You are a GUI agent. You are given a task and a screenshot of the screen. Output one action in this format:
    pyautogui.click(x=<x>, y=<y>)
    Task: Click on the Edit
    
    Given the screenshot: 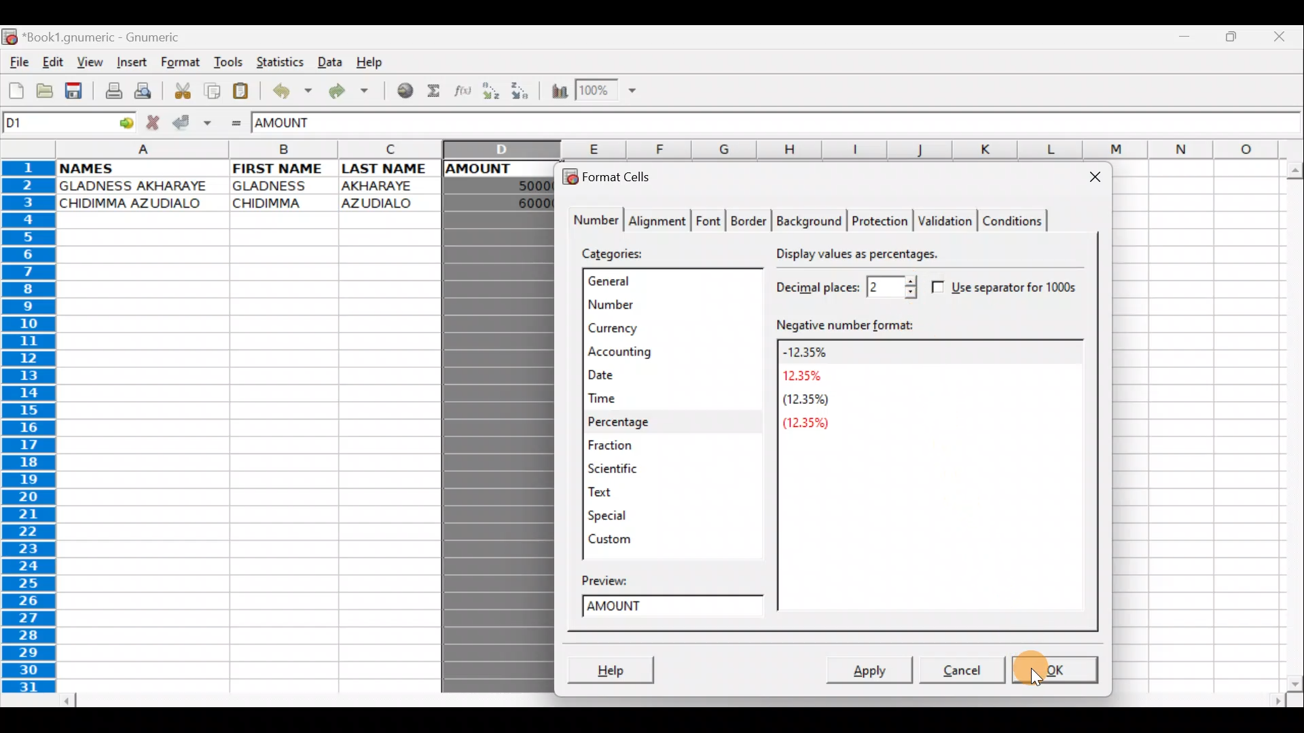 What is the action you would take?
    pyautogui.click(x=54, y=63)
    